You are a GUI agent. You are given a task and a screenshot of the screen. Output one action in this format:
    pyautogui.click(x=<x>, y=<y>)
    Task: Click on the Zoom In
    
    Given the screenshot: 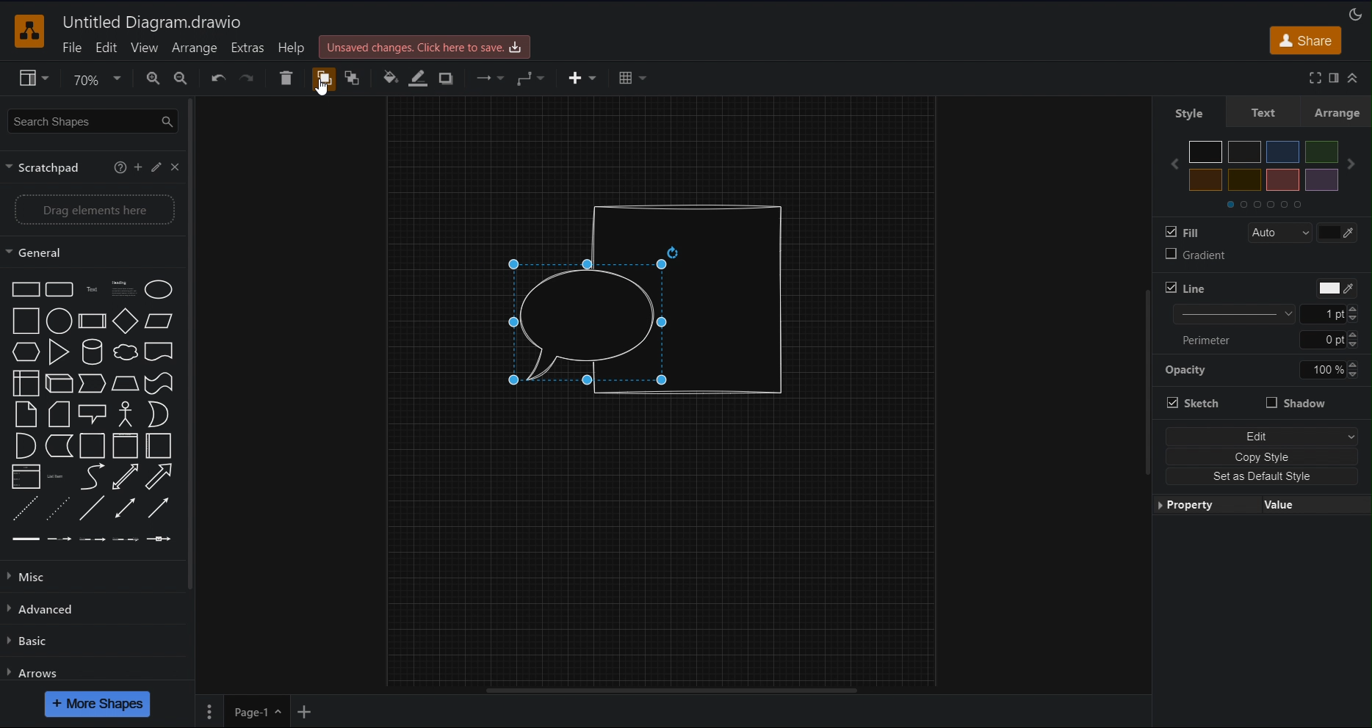 What is the action you would take?
    pyautogui.click(x=151, y=79)
    